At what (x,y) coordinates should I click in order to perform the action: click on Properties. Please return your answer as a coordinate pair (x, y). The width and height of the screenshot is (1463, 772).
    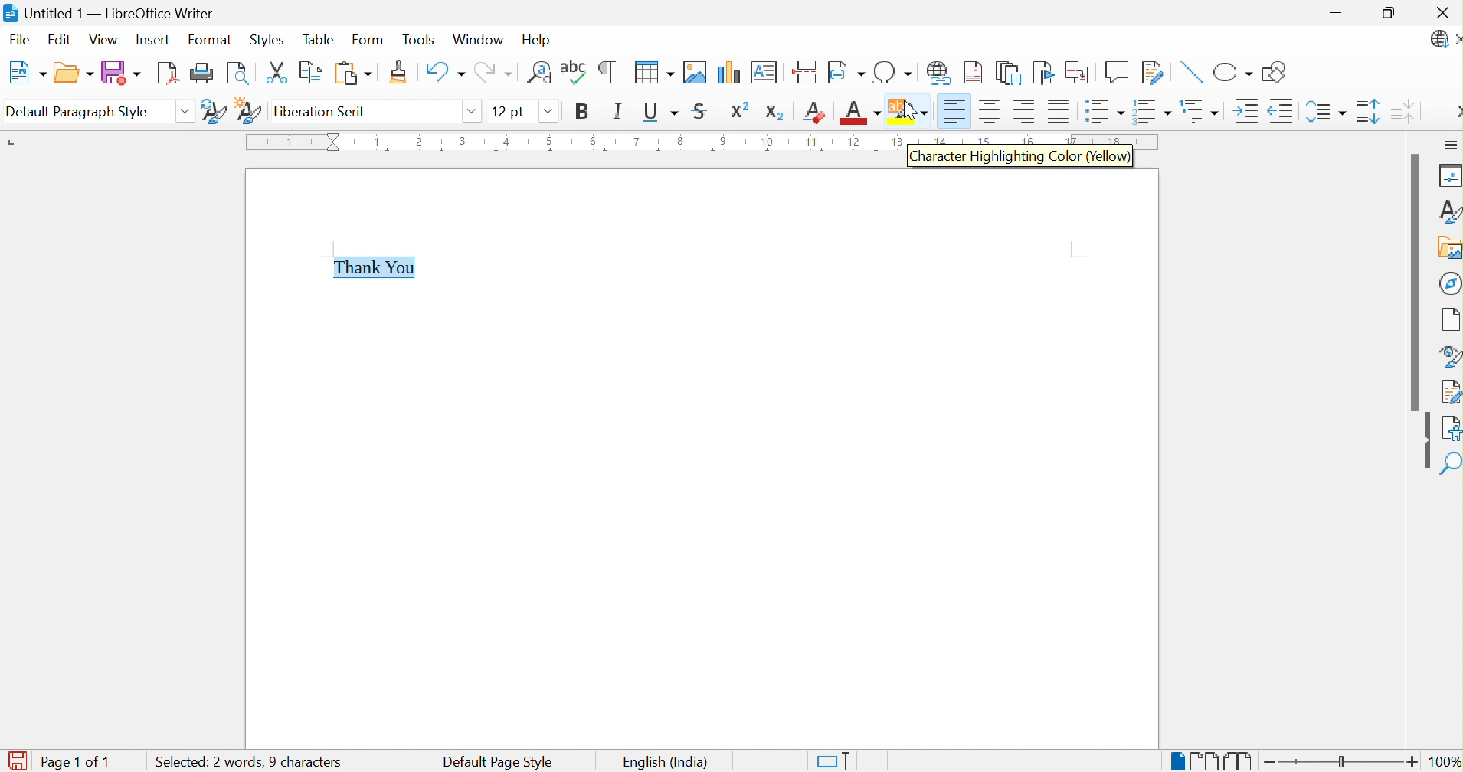
    Looking at the image, I should click on (1448, 176).